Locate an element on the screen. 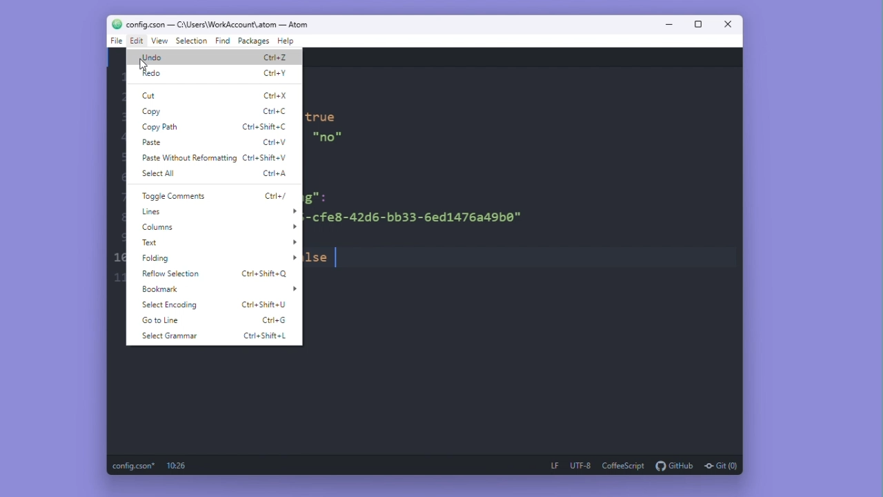 Image resolution: width=883 pixels, height=497 pixels. file is located at coordinates (115, 42).